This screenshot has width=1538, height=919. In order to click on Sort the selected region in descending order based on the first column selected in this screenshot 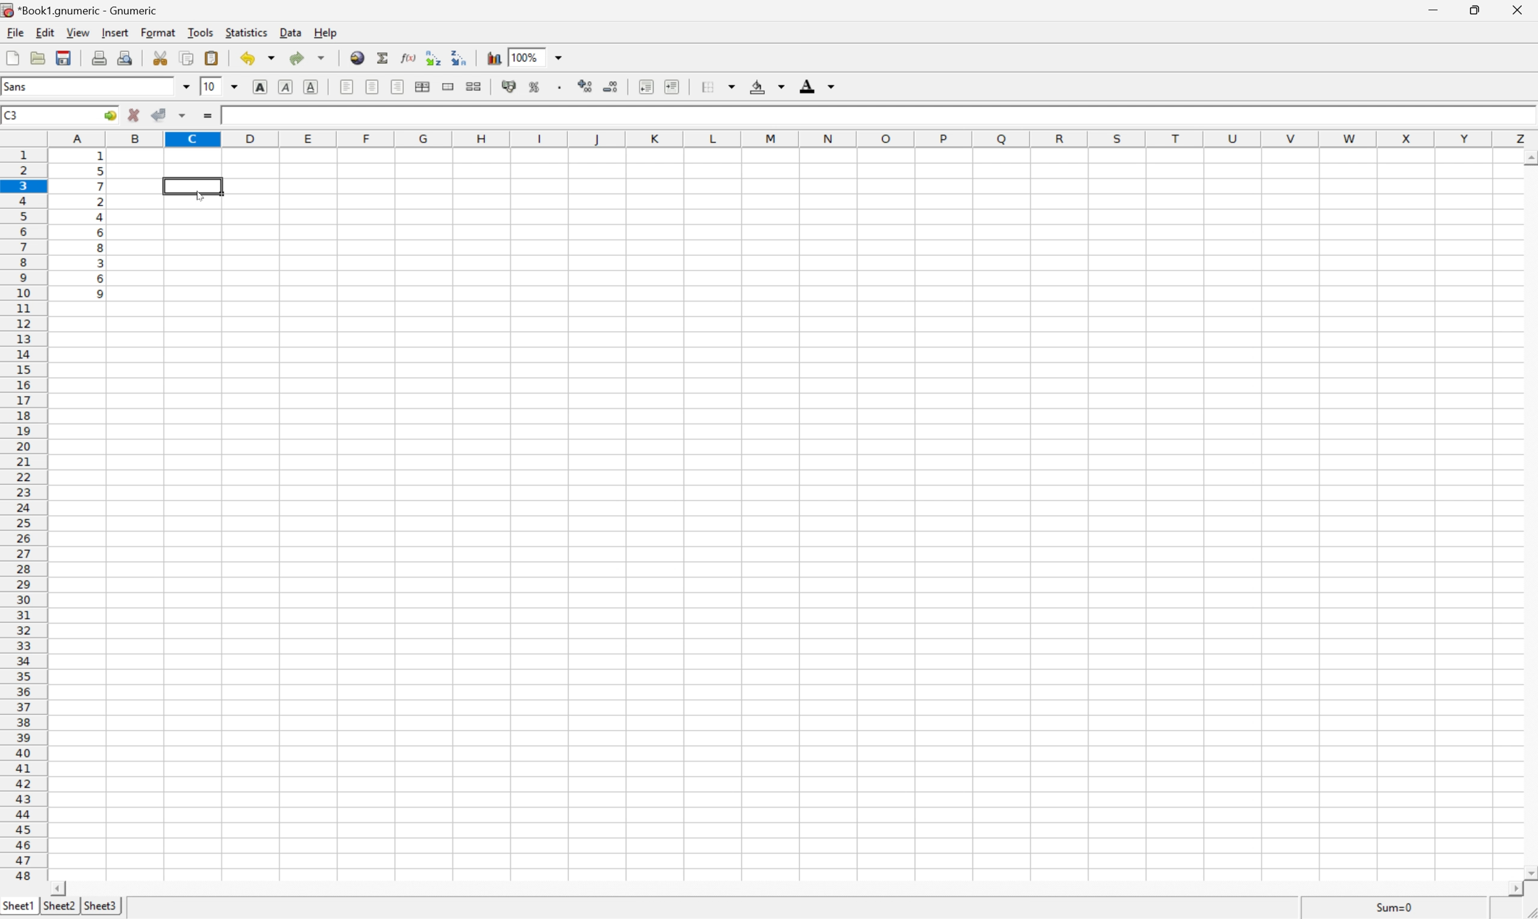, I will do `click(461, 59)`.